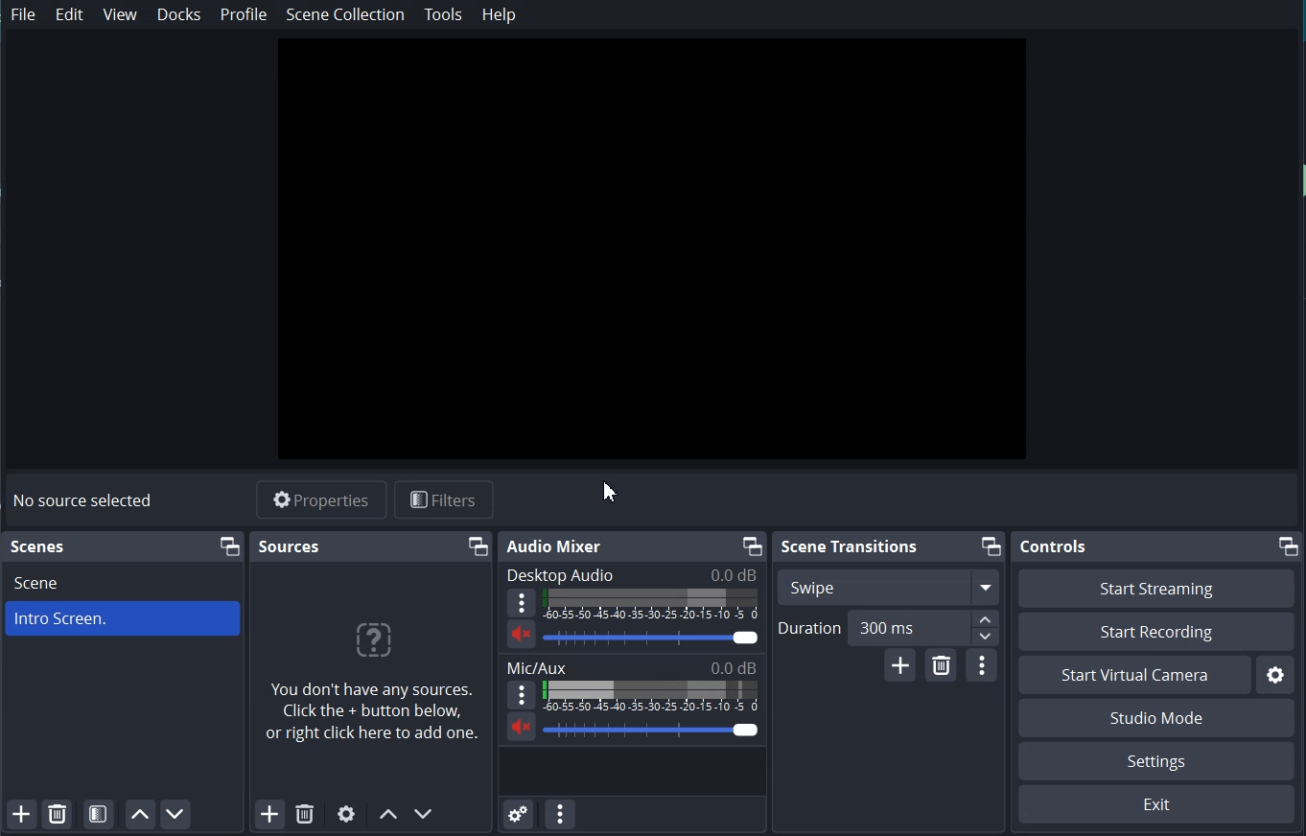 The height and width of the screenshot is (836, 1306). What do you see at coordinates (652, 637) in the screenshot?
I see `Volume Adjuster` at bounding box center [652, 637].